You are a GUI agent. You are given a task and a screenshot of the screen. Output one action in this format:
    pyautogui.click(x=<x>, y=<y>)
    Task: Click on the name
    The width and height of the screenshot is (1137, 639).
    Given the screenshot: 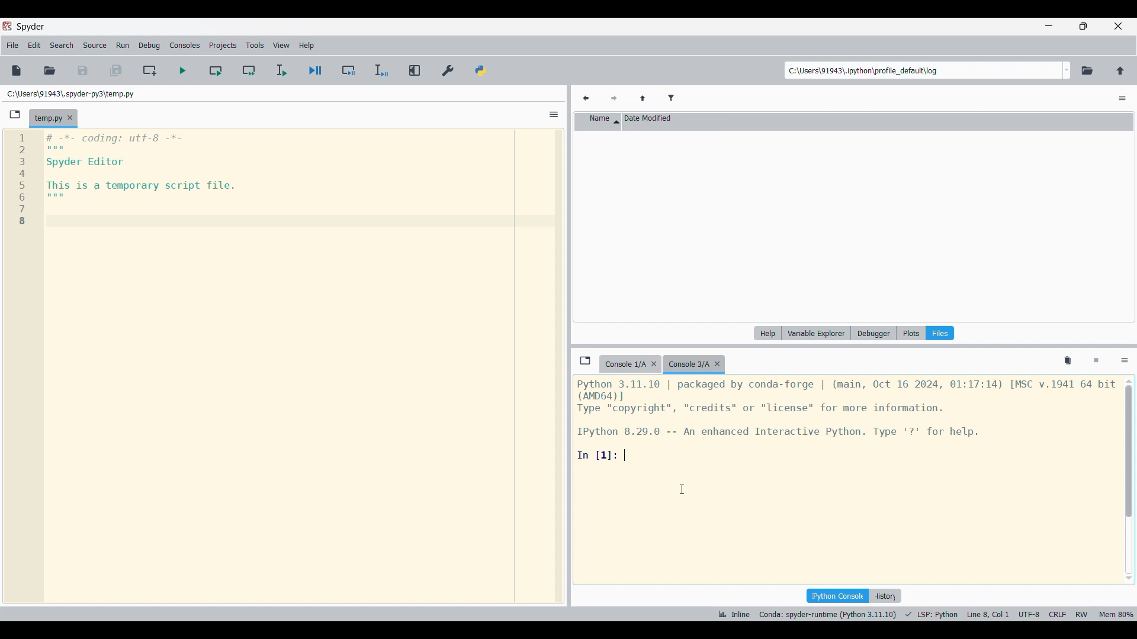 What is the action you would take?
    pyautogui.click(x=598, y=121)
    